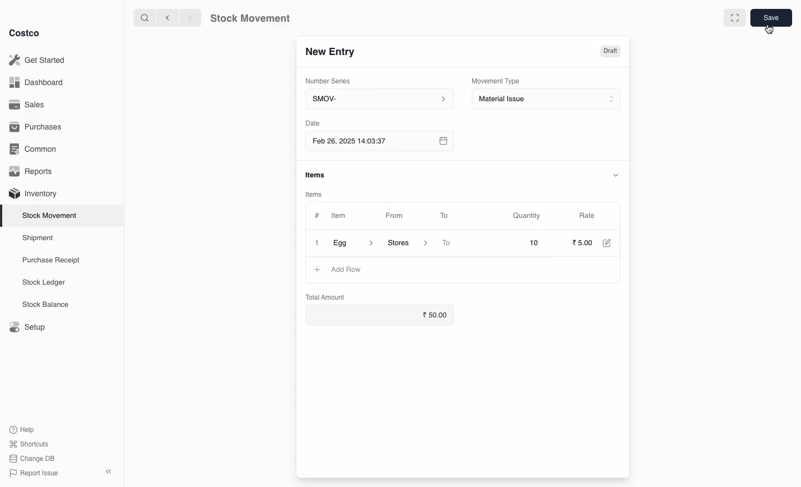 This screenshot has height=487, width=801. What do you see at coordinates (547, 100) in the screenshot?
I see `Material Issue` at bounding box center [547, 100].